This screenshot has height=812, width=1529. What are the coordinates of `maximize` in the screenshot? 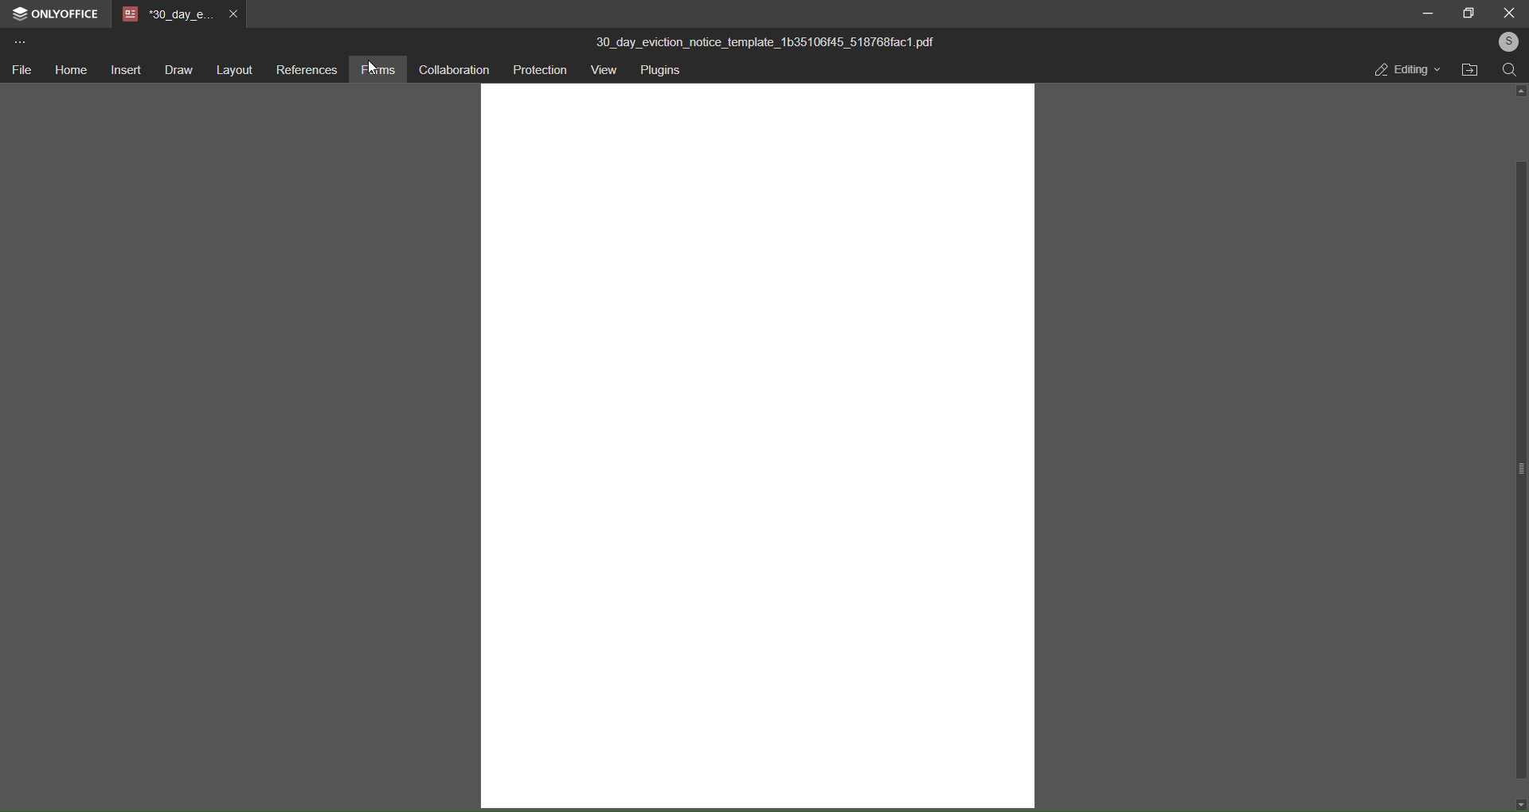 It's located at (1468, 13).